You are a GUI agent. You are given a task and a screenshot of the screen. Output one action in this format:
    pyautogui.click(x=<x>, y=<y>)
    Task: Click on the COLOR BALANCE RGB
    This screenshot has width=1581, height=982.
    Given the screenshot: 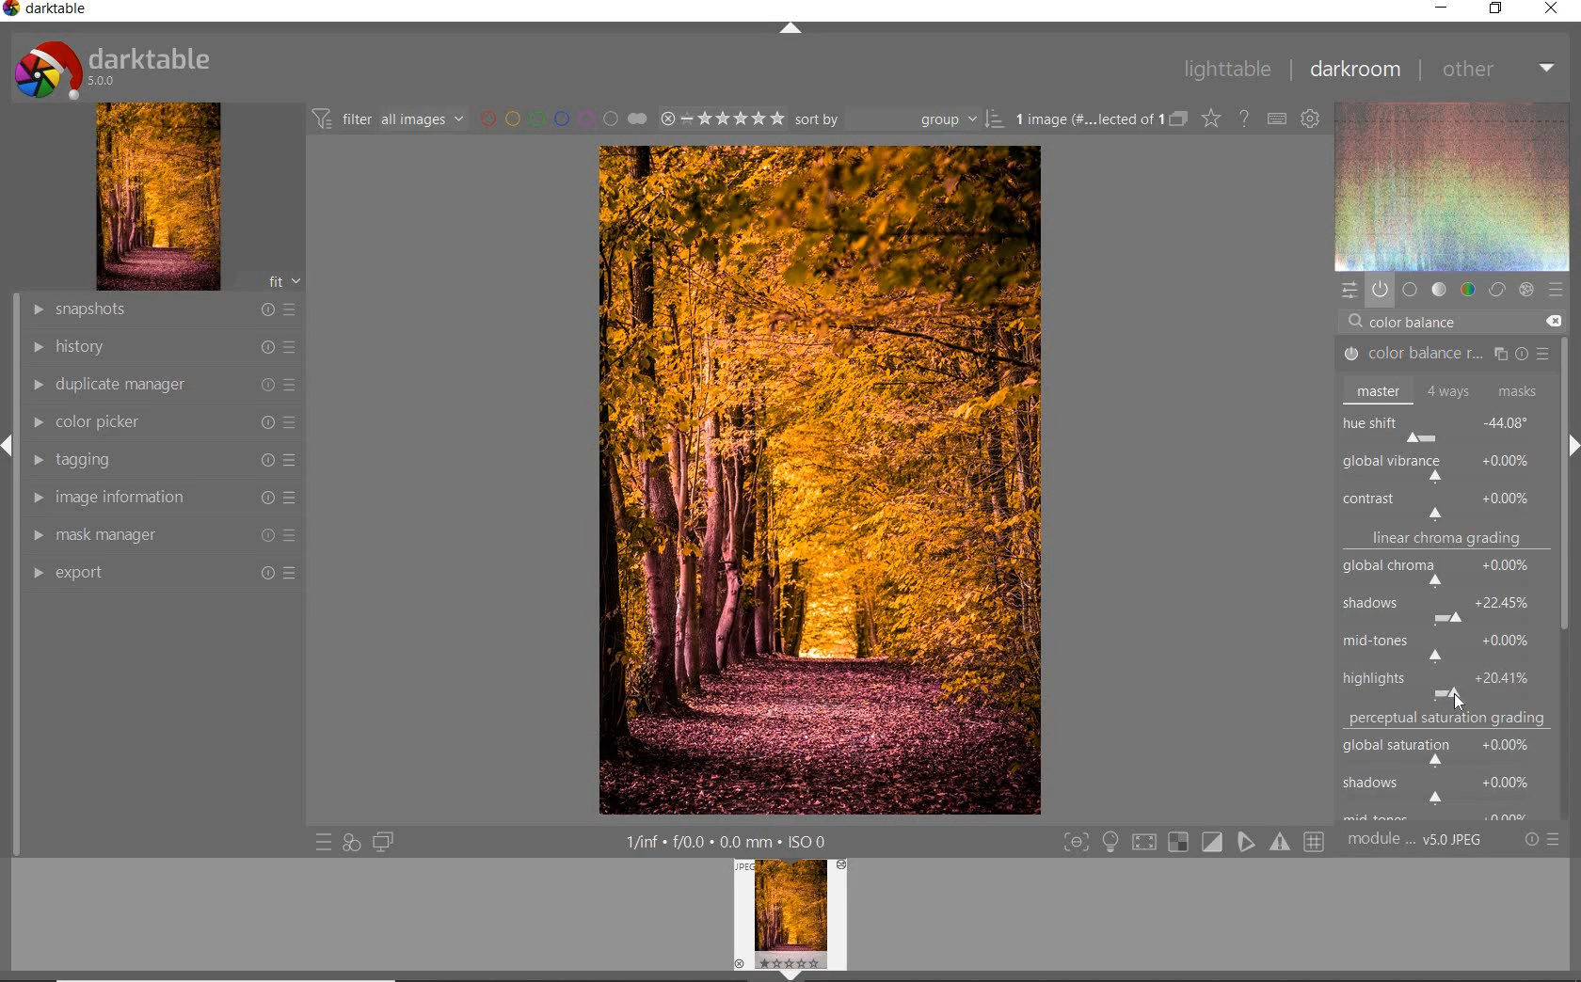 What is the action you would take?
    pyautogui.click(x=1441, y=355)
    